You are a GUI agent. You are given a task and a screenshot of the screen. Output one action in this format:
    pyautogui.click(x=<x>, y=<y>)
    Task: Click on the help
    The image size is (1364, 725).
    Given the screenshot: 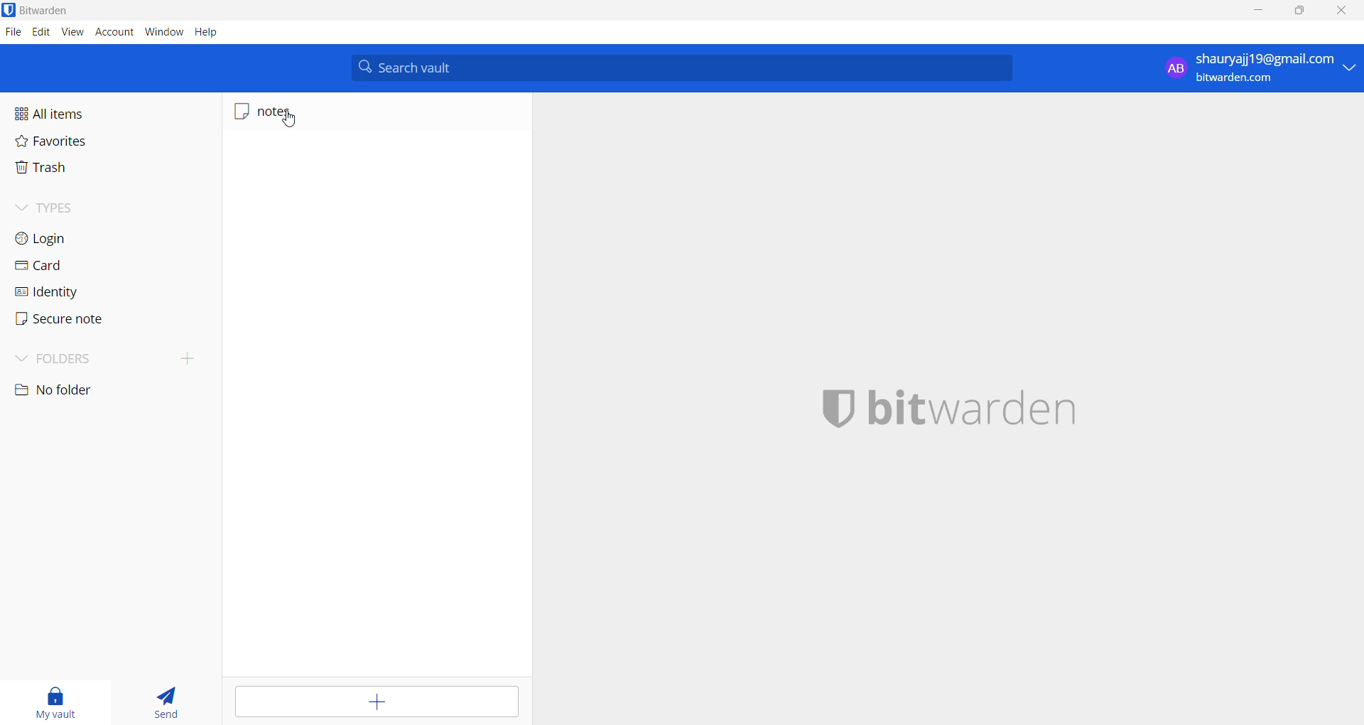 What is the action you would take?
    pyautogui.click(x=207, y=33)
    